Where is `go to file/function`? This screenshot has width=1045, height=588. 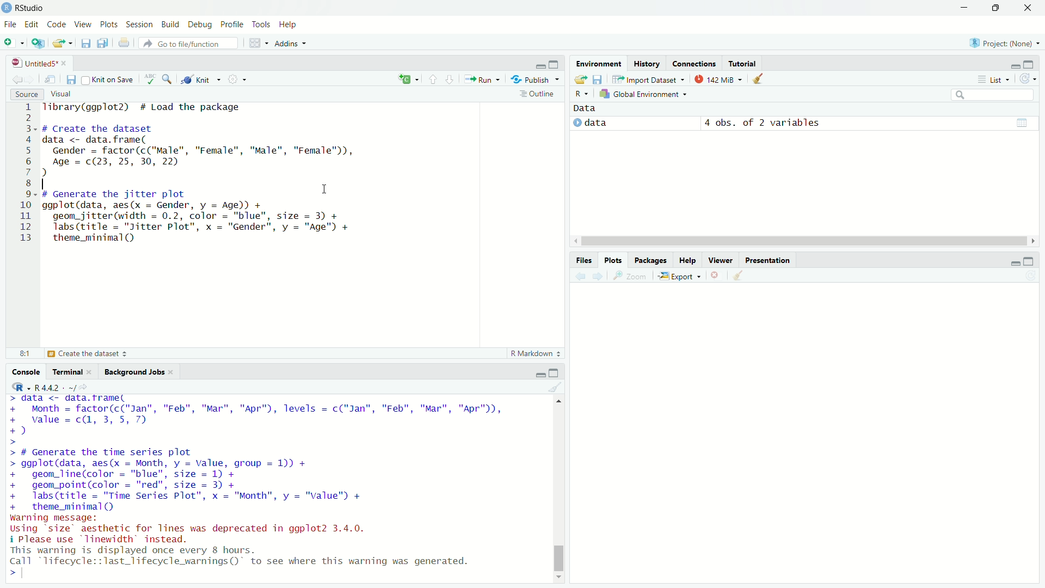
go to file/function is located at coordinates (184, 43).